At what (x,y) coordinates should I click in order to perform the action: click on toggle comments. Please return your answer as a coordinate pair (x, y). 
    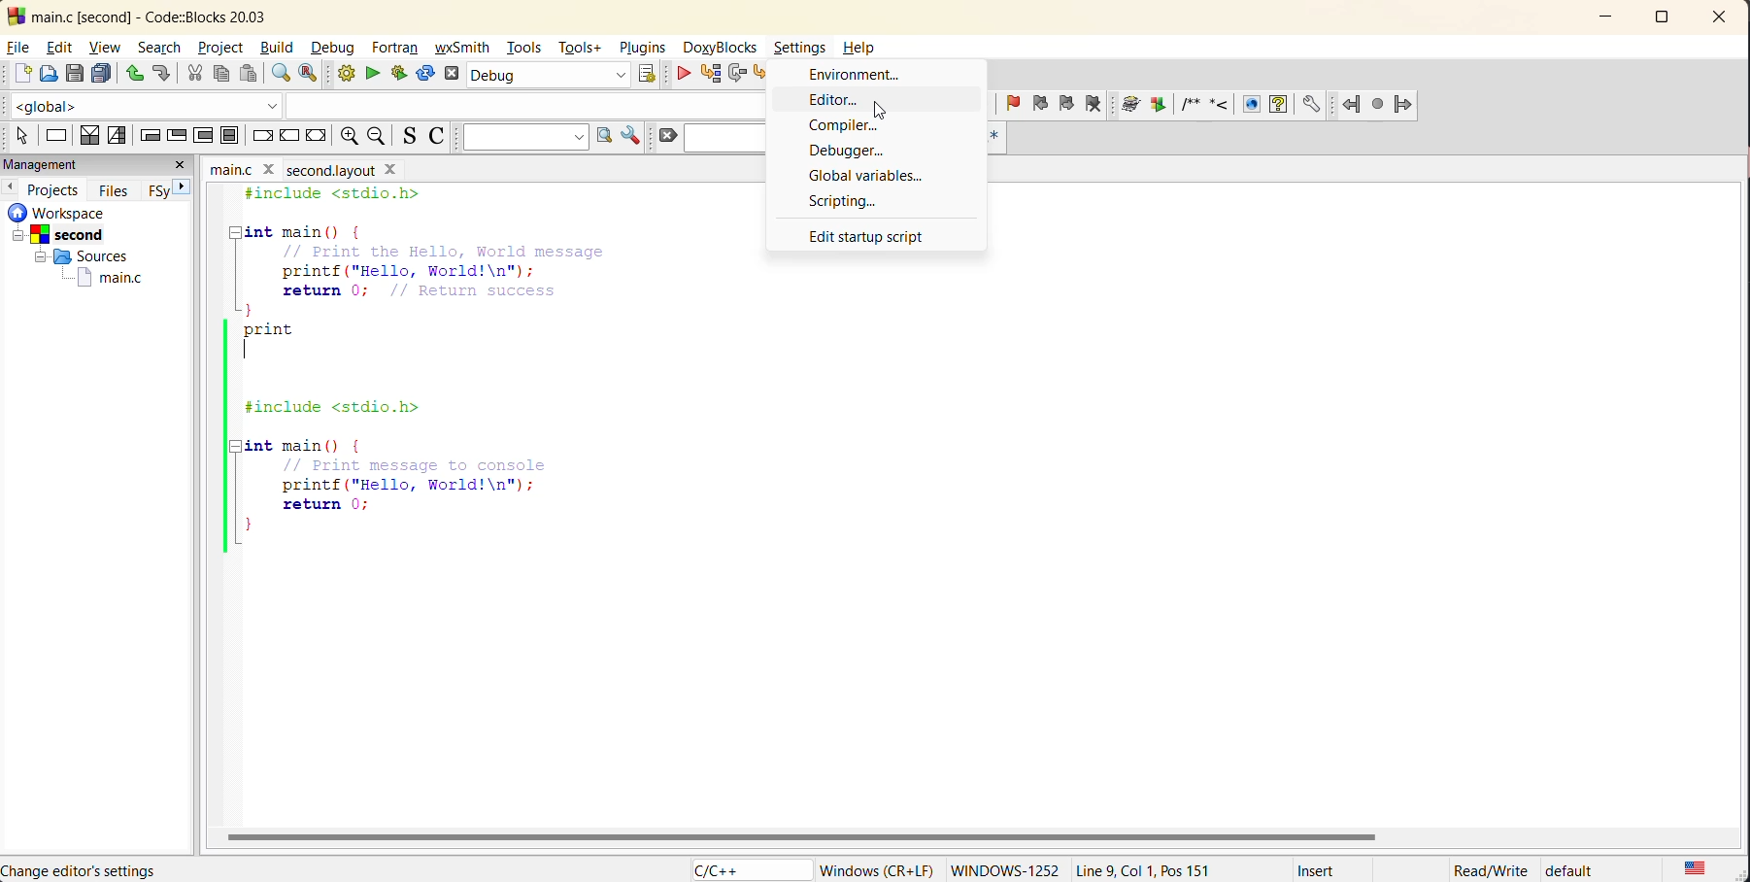
    Looking at the image, I should click on (440, 139).